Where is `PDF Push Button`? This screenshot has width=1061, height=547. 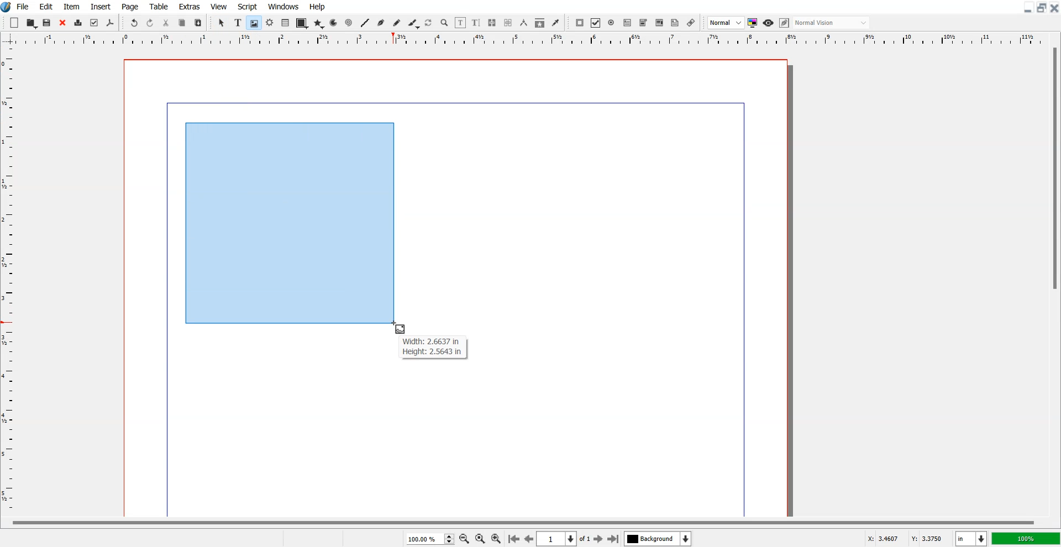
PDF Push Button is located at coordinates (580, 23).